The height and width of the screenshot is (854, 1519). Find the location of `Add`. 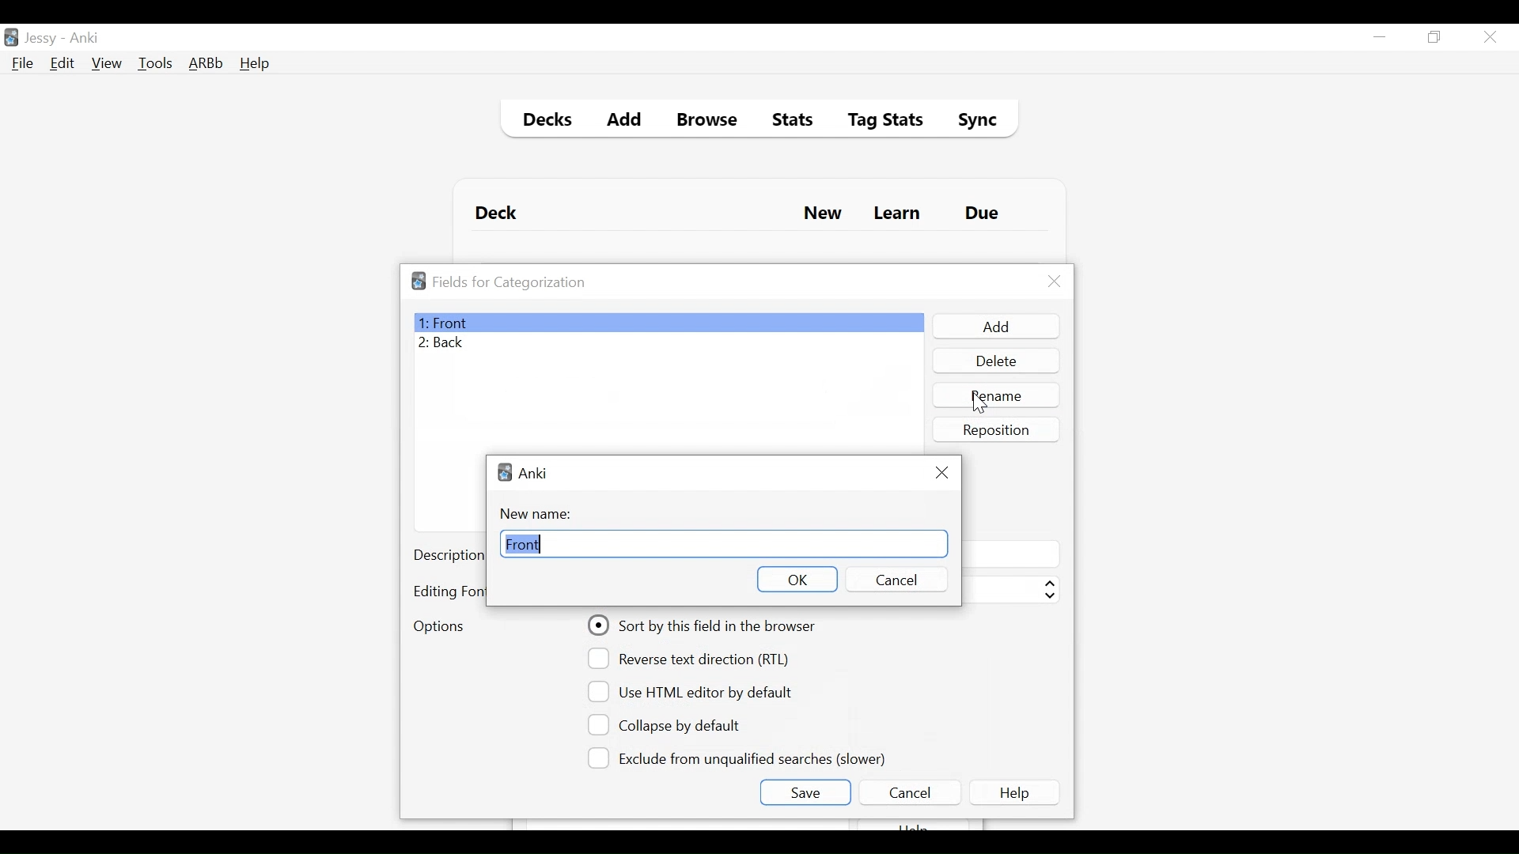

Add is located at coordinates (994, 327).